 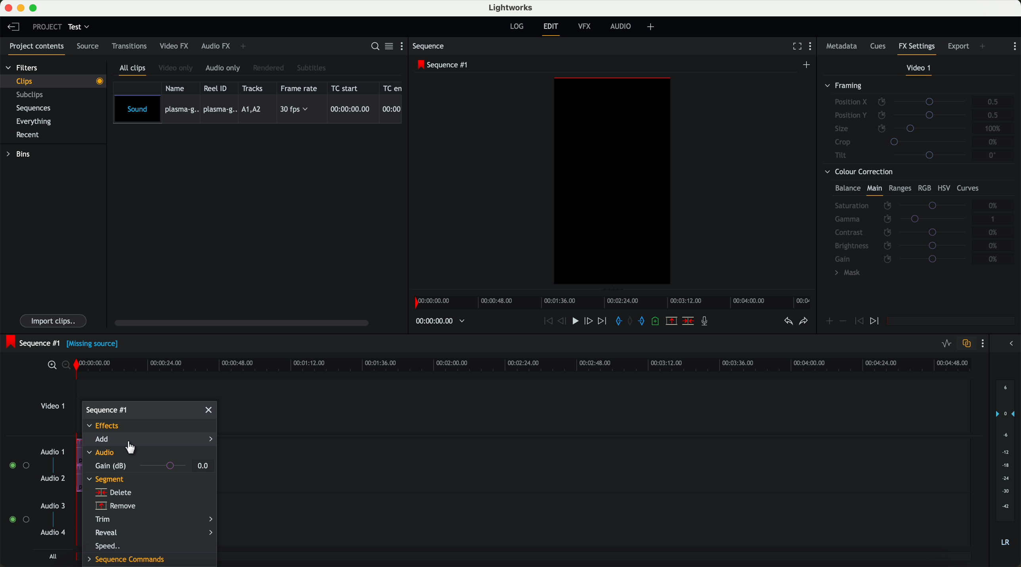 What do you see at coordinates (113, 493) in the screenshot?
I see `delete` at bounding box center [113, 493].